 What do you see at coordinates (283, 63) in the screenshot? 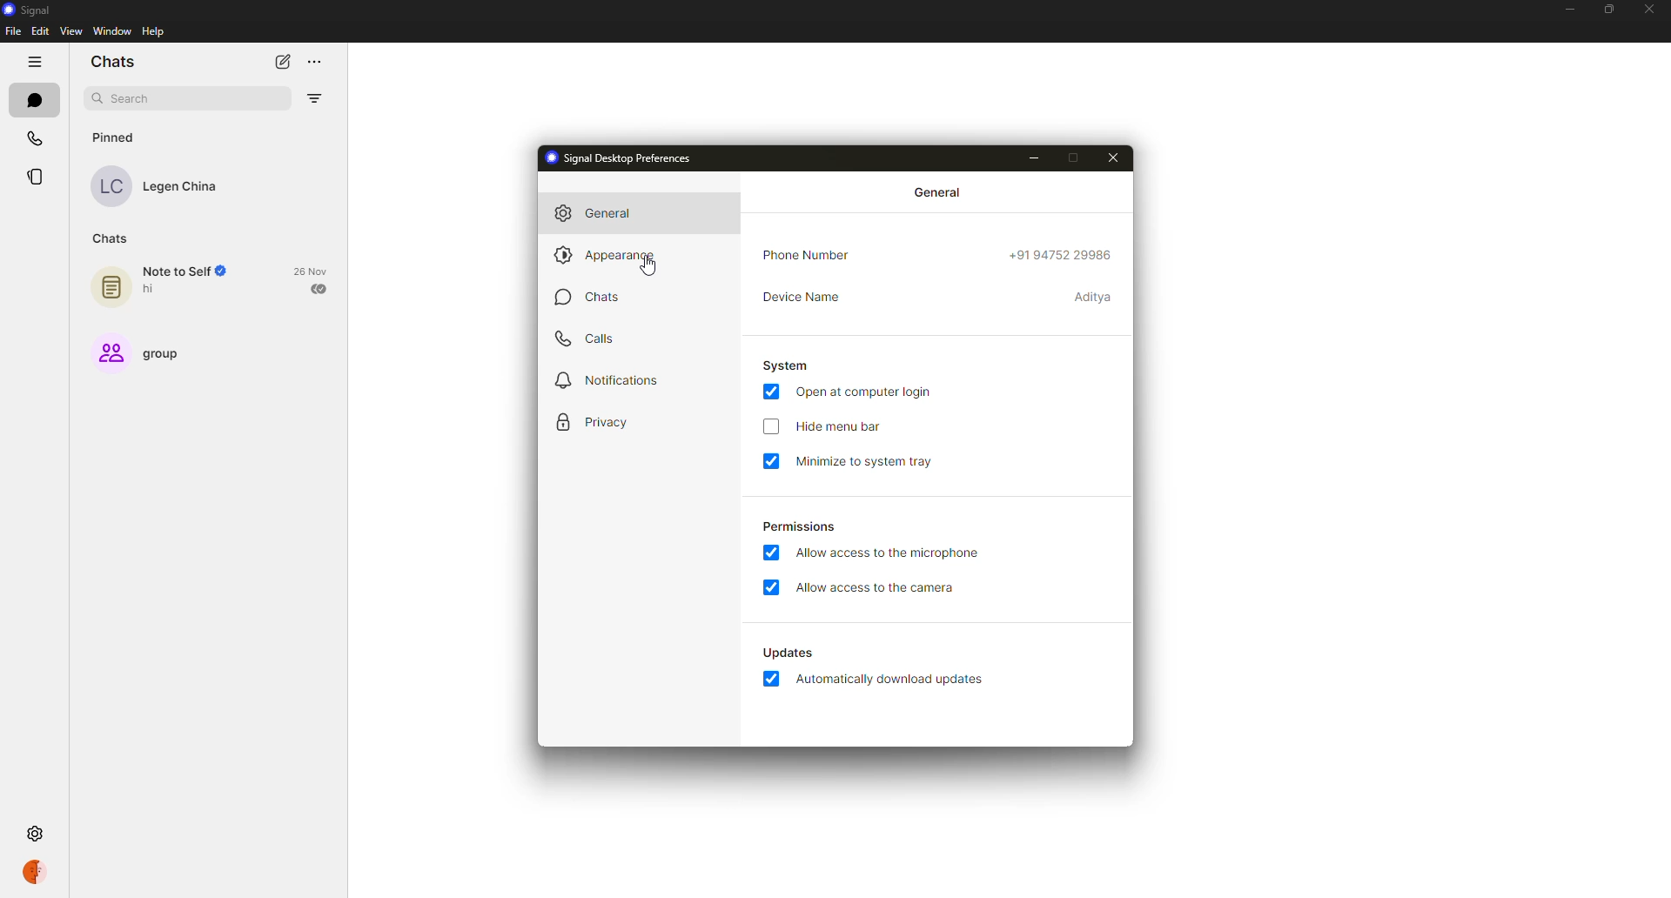
I see `new chat` at bounding box center [283, 63].